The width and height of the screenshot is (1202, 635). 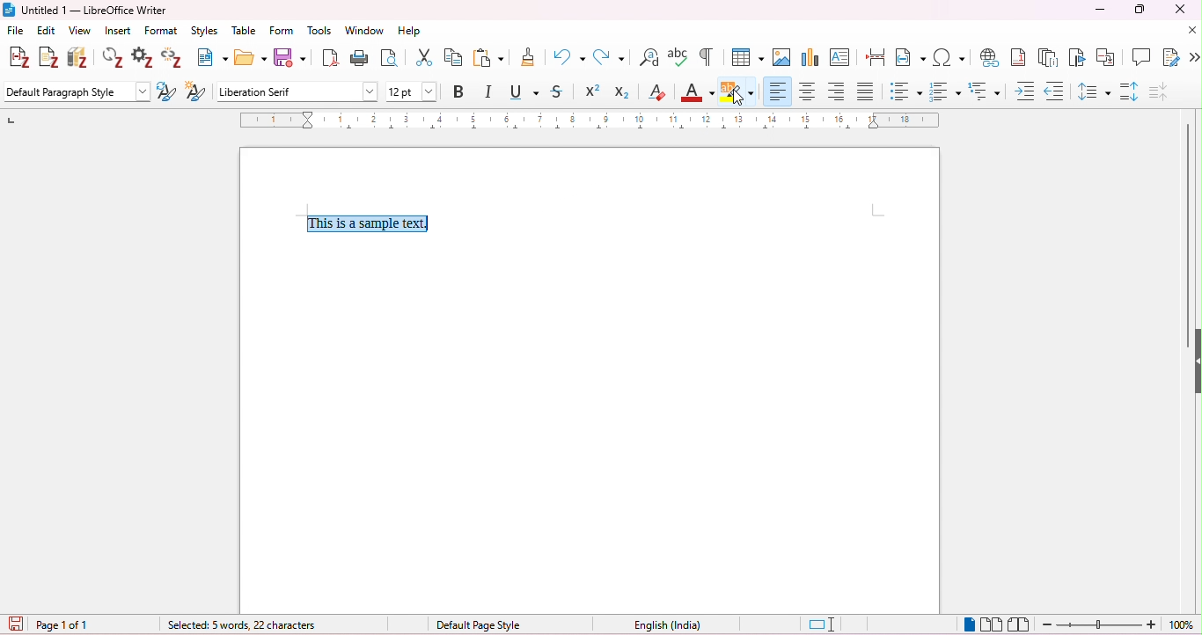 I want to click on toggle formatting marks, so click(x=707, y=55).